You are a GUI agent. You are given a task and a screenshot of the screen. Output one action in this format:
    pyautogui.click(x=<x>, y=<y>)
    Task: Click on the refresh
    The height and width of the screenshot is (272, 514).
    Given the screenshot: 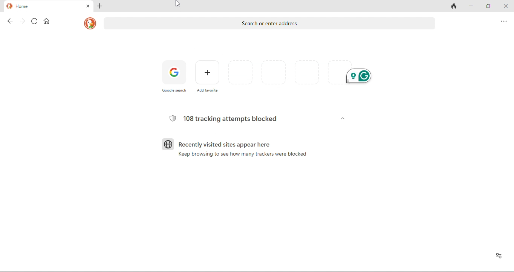 What is the action you would take?
    pyautogui.click(x=32, y=21)
    